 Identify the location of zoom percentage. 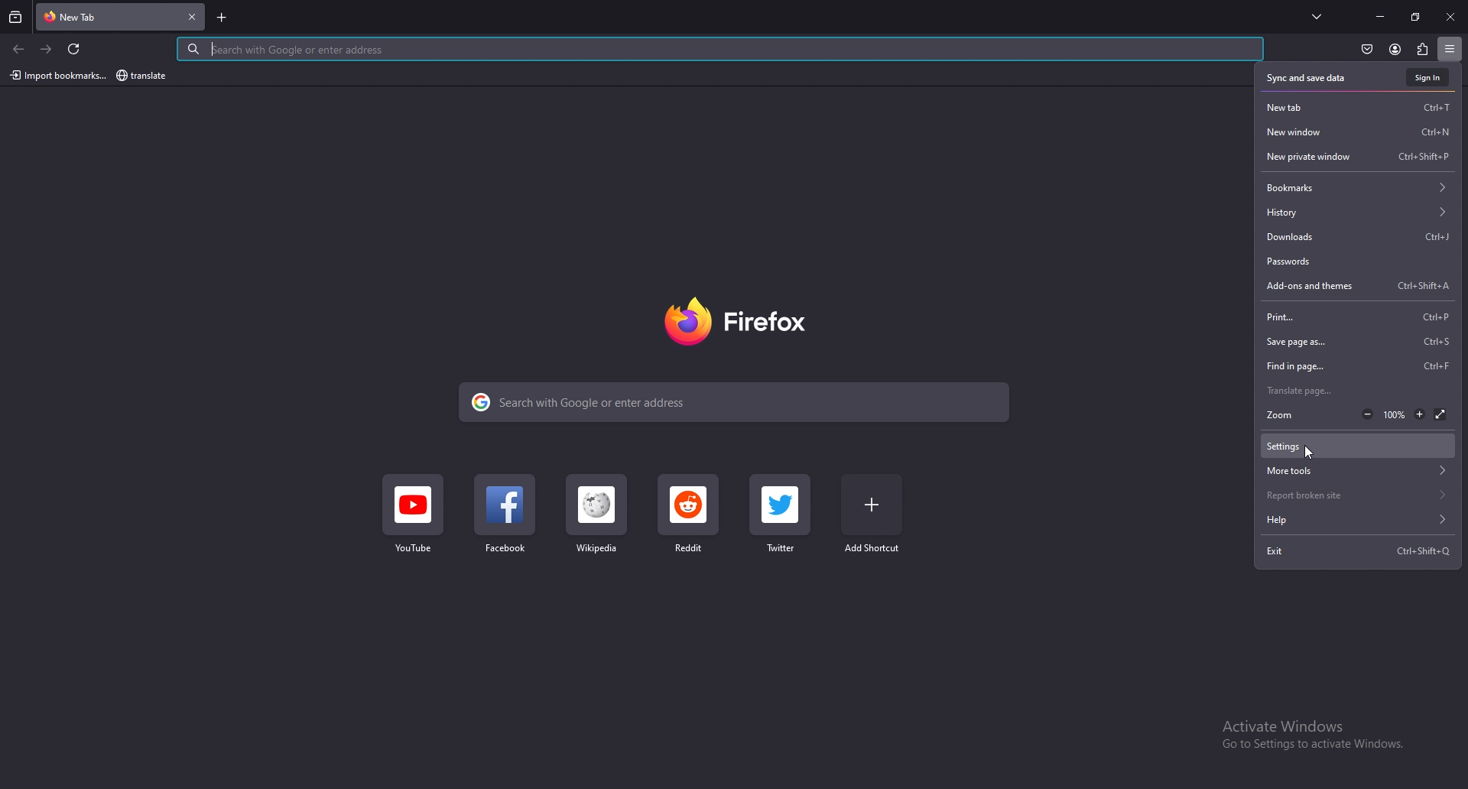
(1395, 415).